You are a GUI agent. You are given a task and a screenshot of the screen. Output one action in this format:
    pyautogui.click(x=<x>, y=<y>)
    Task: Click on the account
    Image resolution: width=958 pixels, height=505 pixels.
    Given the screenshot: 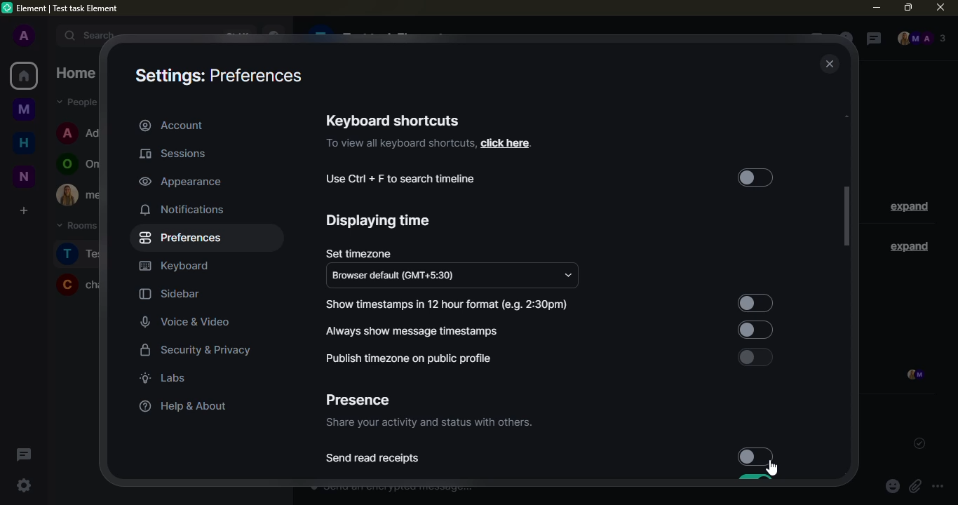 What is the action you would take?
    pyautogui.click(x=172, y=125)
    